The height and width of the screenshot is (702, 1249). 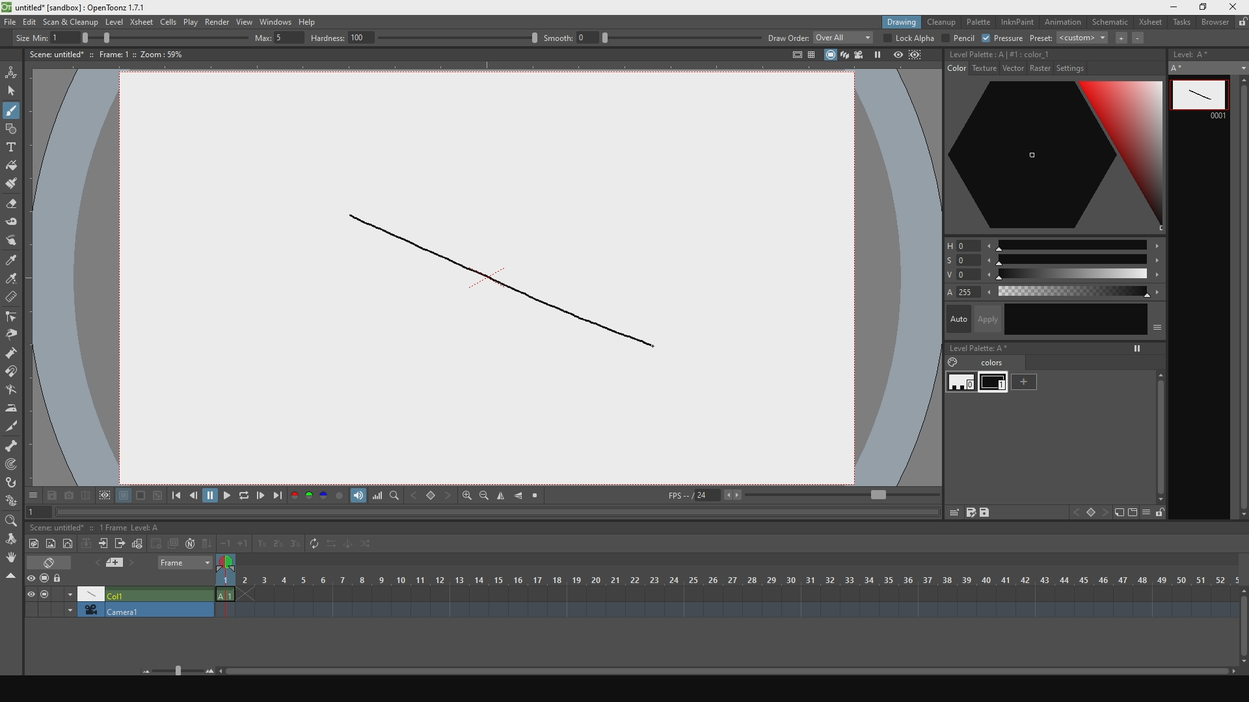 What do you see at coordinates (878, 56) in the screenshot?
I see `pause` at bounding box center [878, 56].